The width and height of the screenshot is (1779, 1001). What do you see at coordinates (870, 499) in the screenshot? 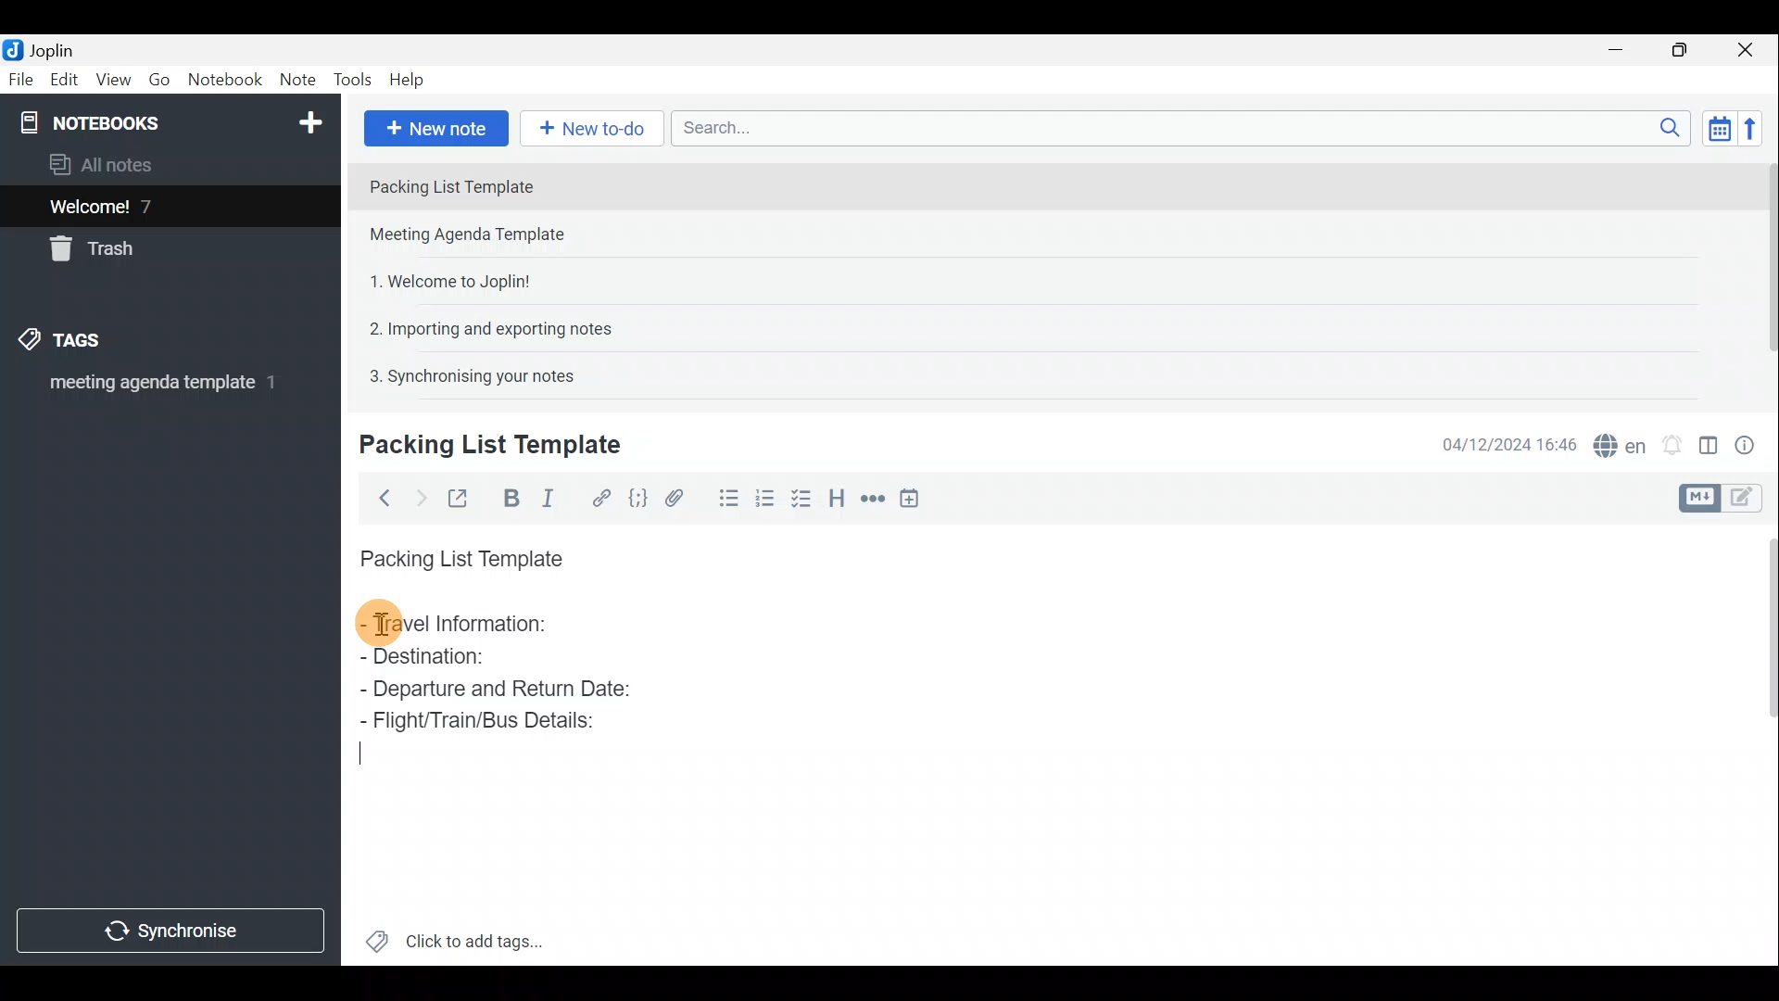
I see `Horizontal rule` at bounding box center [870, 499].